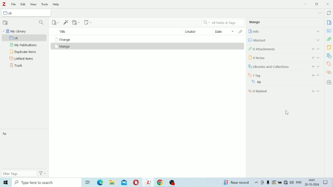 The width and height of the screenshot is (333, 187). Describe the element at coordinates (14, 4) in the screenshot. I see `File` at that location.